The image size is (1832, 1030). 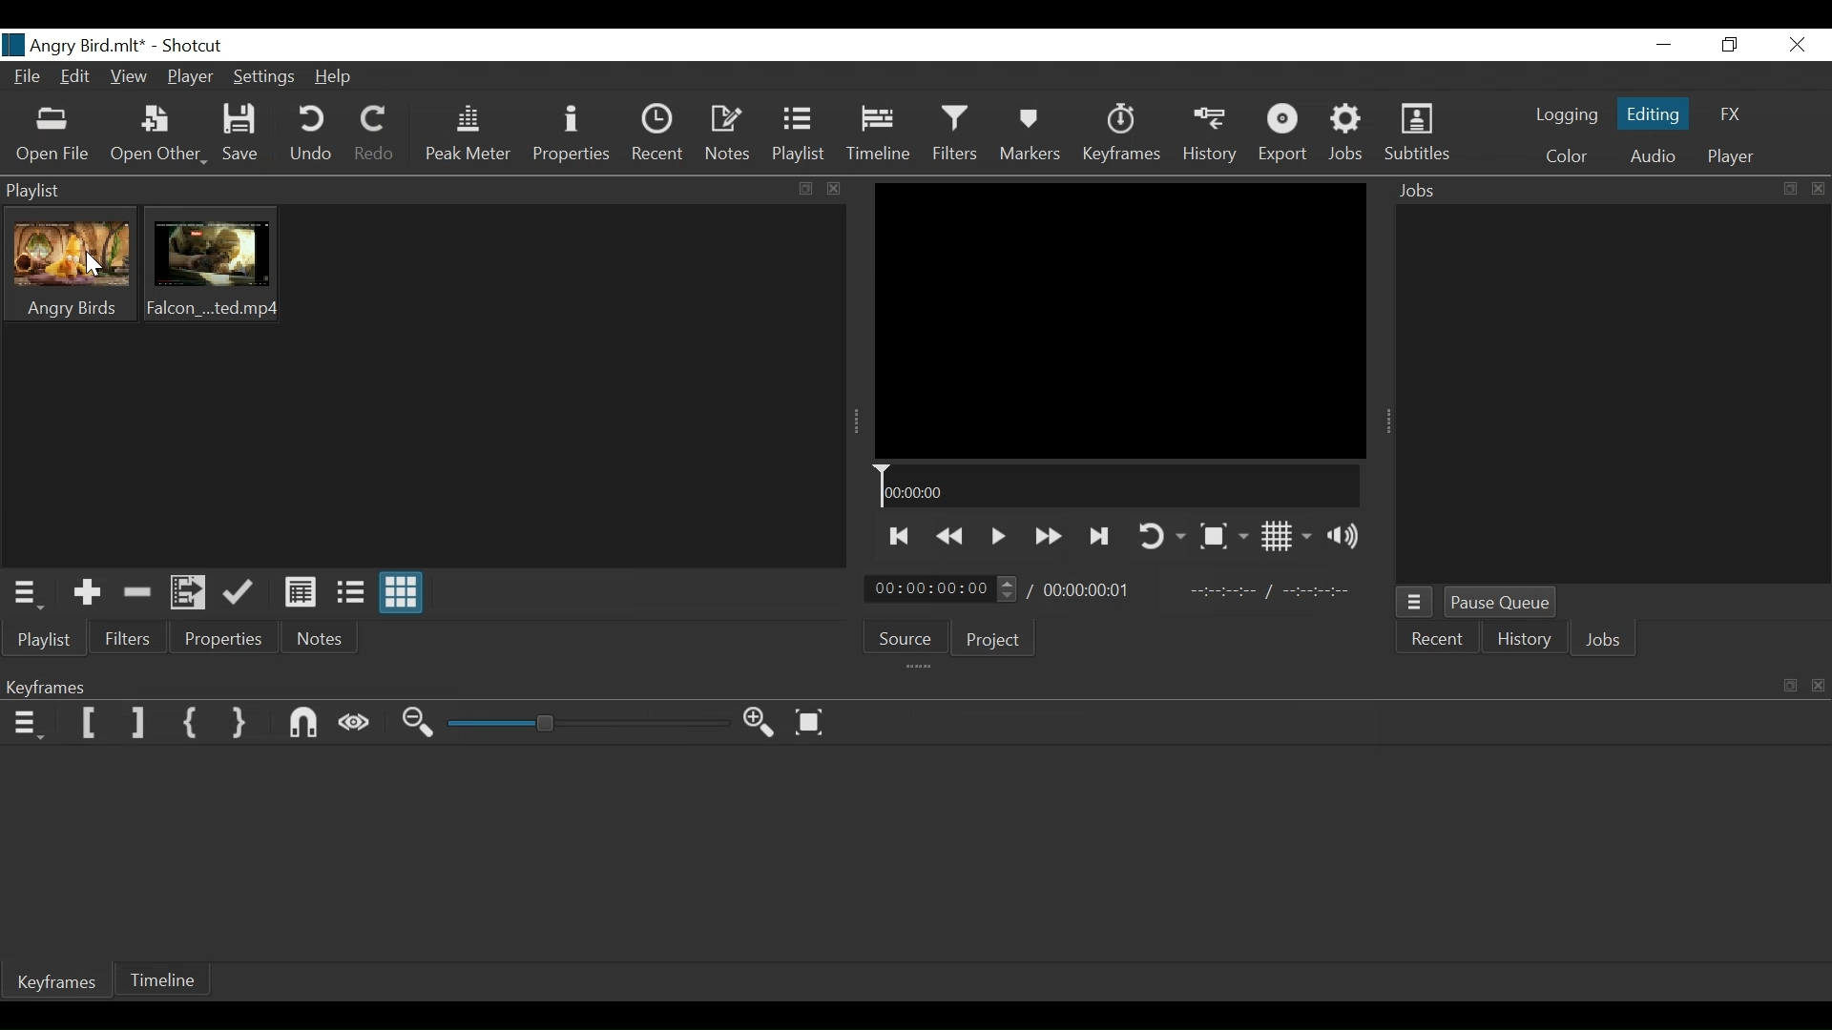 I want to click on logging, so click(x=1562, y=117).